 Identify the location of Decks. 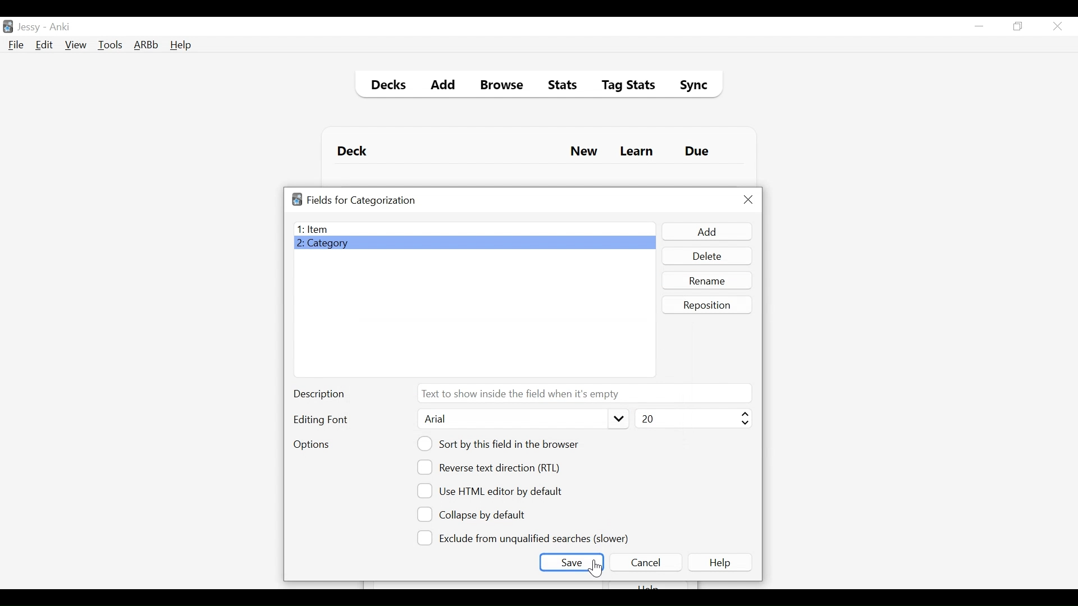
(386, 86).